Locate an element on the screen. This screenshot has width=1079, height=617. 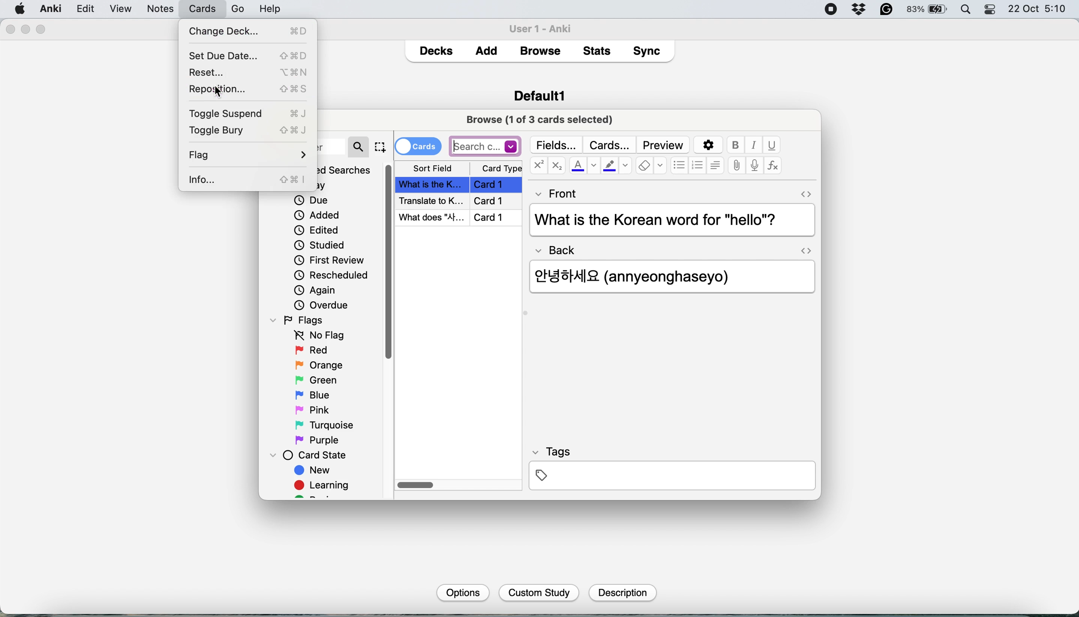
settings is located at coordinates (707, 145).